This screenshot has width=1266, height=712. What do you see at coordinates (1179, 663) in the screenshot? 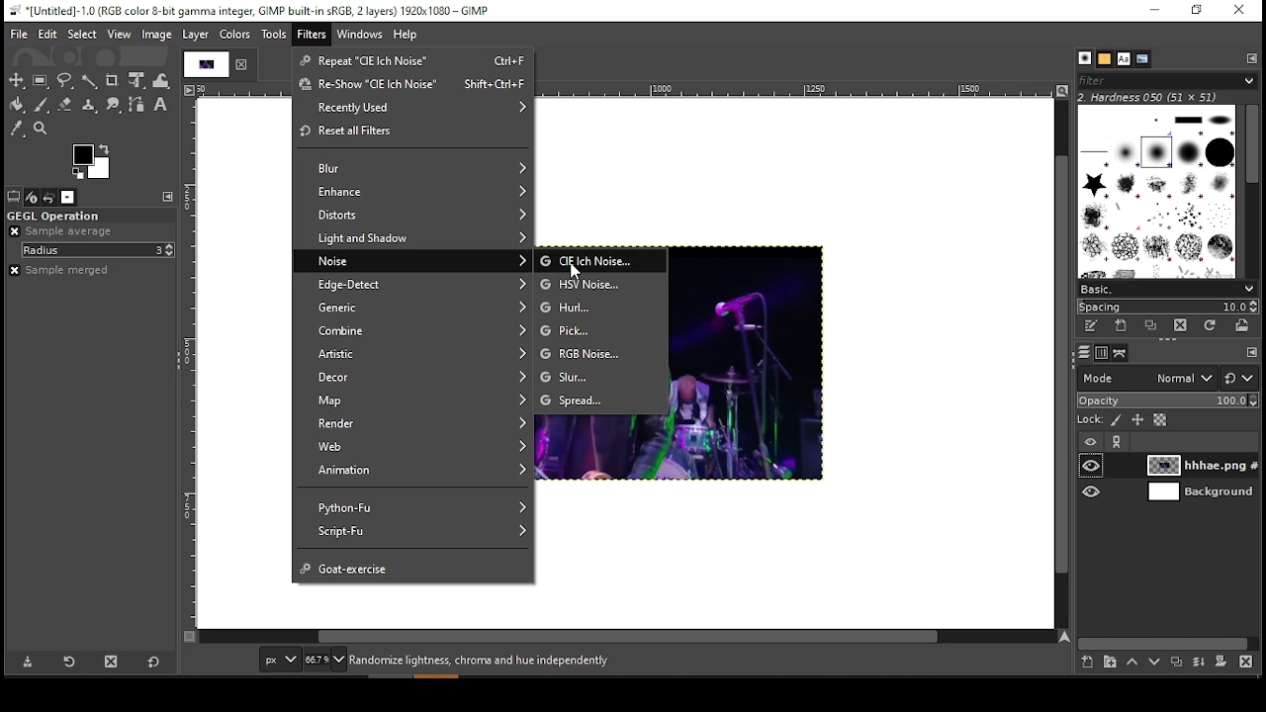
I see `duplicate layer` at bounding box center [1179, 663].